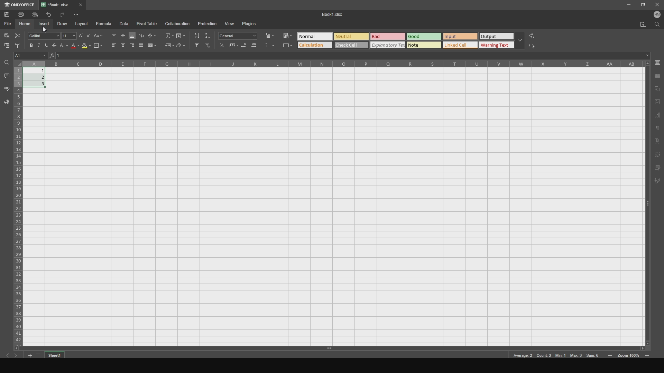 Image resolution: width=664 pixels, height=373 pixels. What do you see at coordinates (46, 24) in the screenshot?
I see `insert` at bounding box center [46, 24].